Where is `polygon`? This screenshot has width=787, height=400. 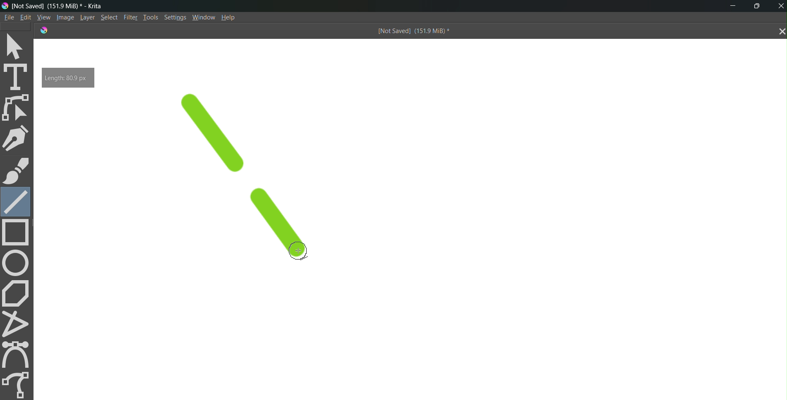 polygon is located at coordinates (17, 293).